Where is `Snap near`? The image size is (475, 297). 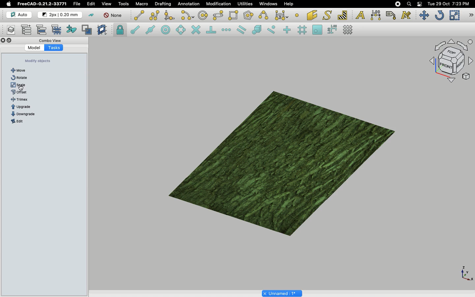
Snap near is located at coordinates (271, 30).